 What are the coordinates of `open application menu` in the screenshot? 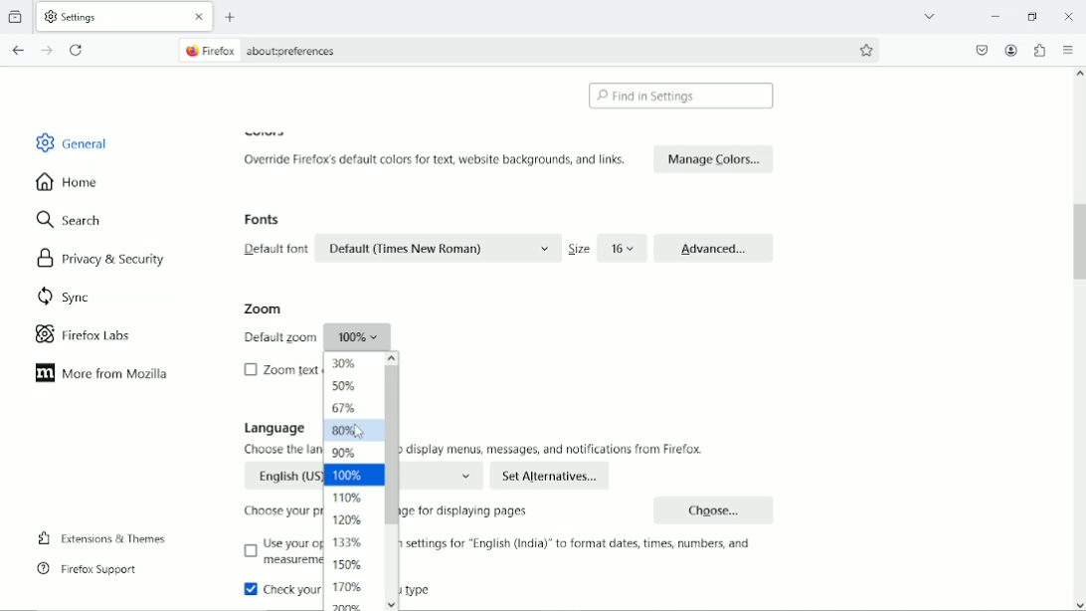 It's located at (1068, 52).